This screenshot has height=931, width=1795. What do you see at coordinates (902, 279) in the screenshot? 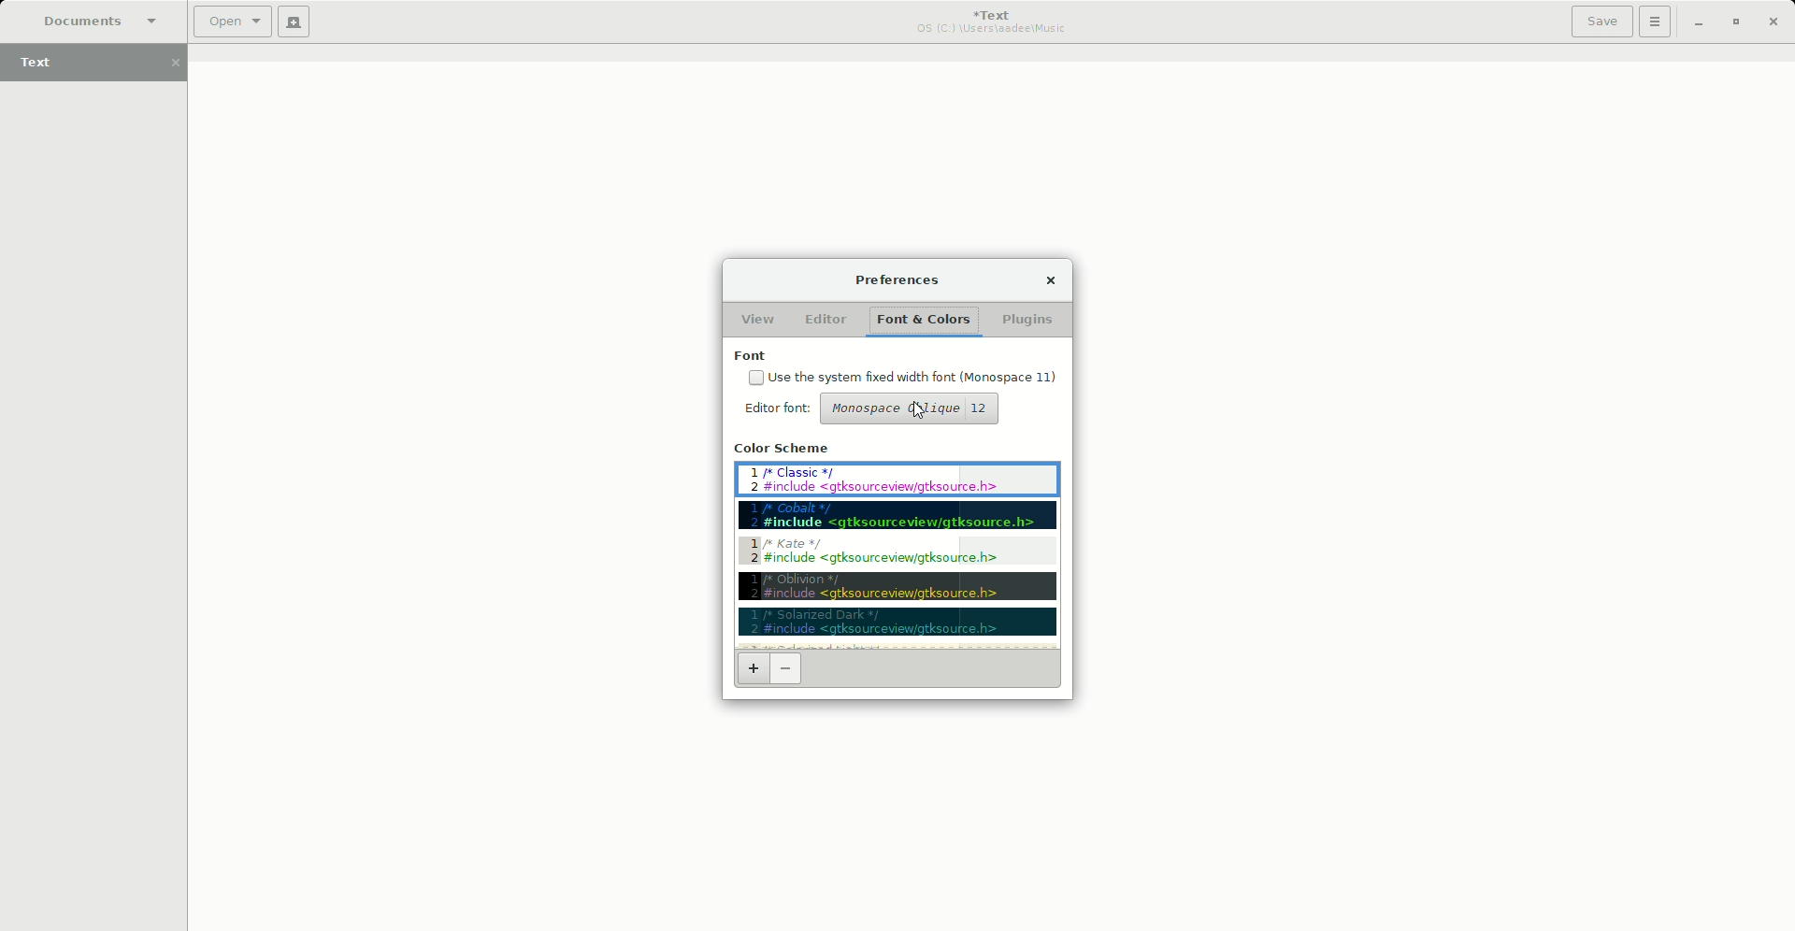
I see `Preferences` at bounding box center [902, 279].